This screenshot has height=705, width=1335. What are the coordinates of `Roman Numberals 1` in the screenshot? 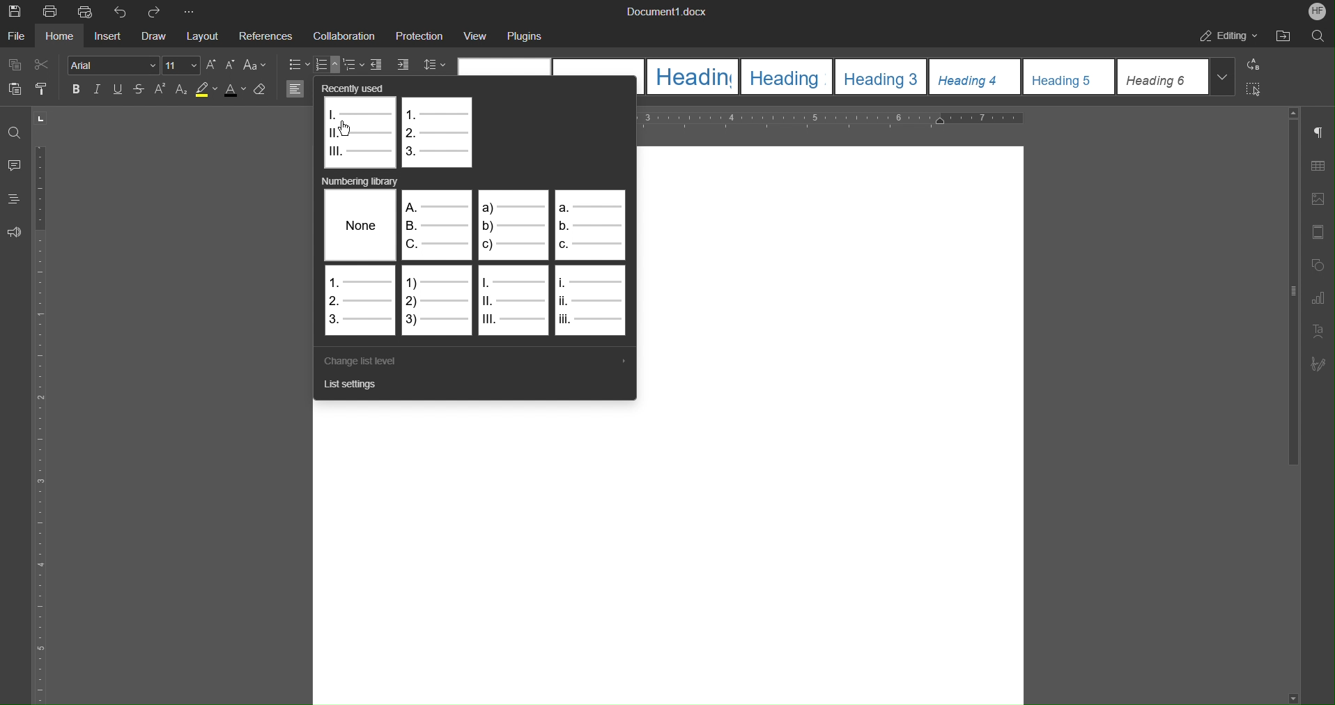 It's located at (514, 301).